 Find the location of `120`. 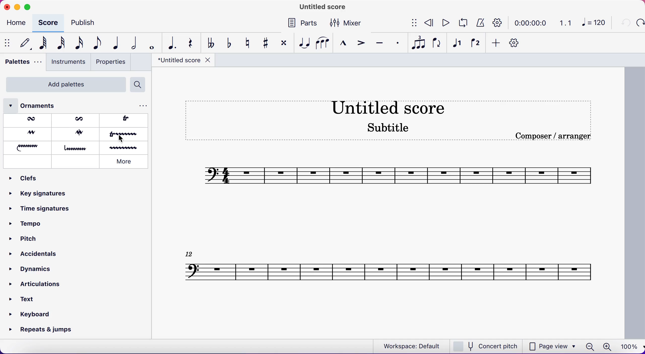

120 is located at coordinates (595, 24).